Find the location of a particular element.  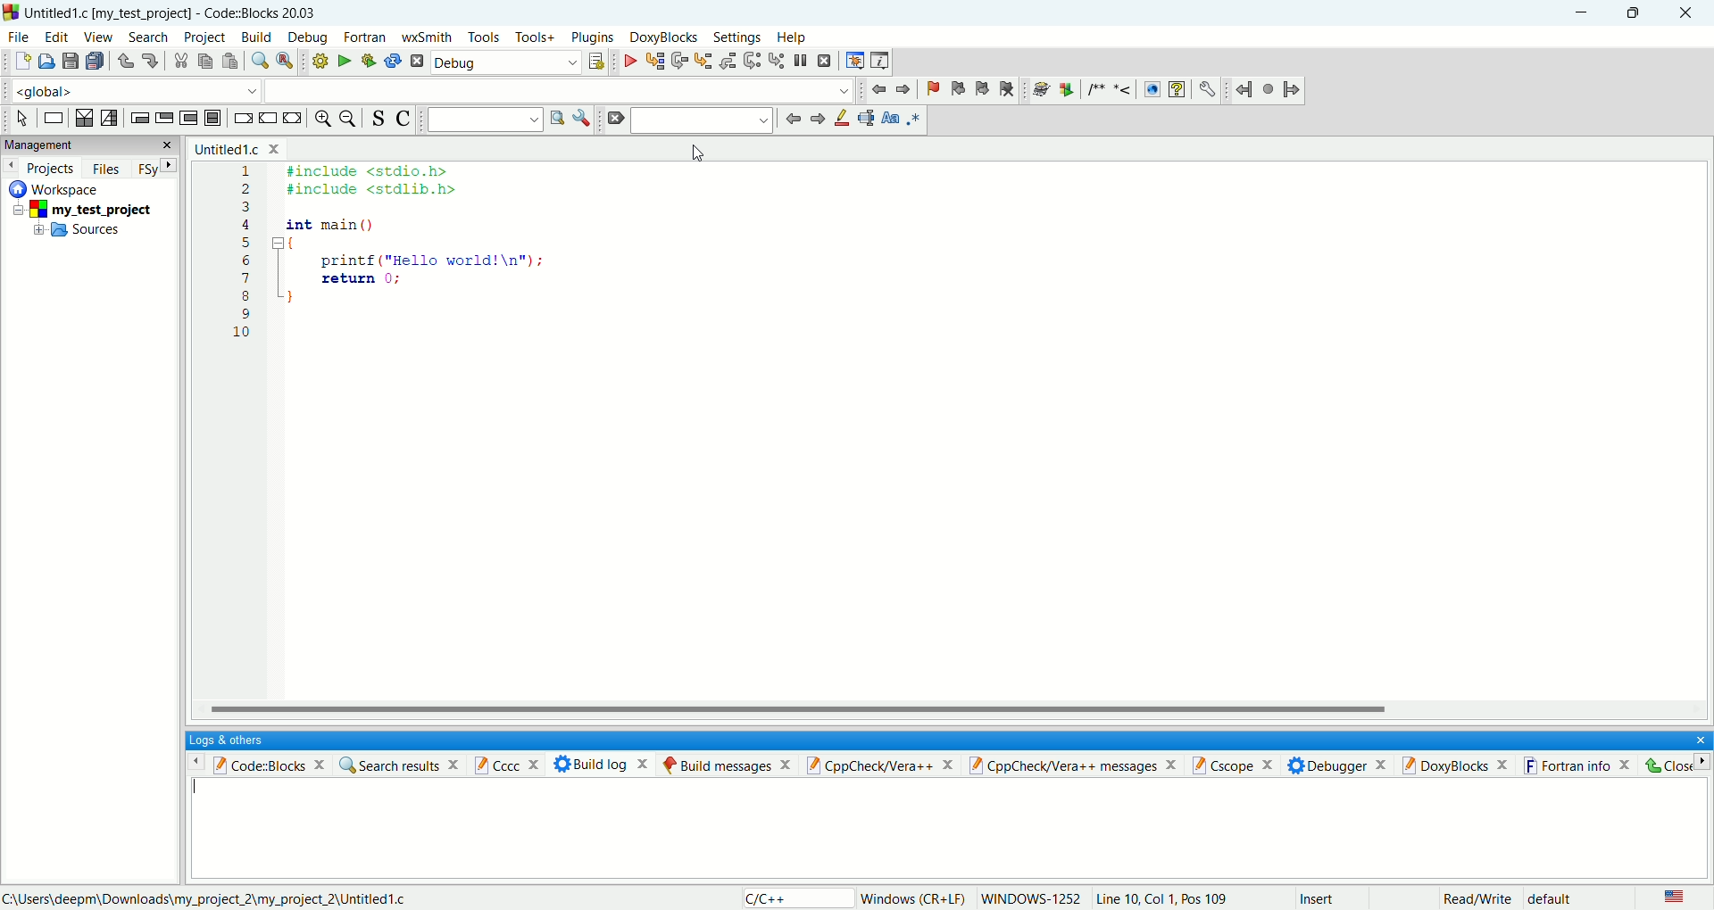

cut is located at coordinates (177, 62).